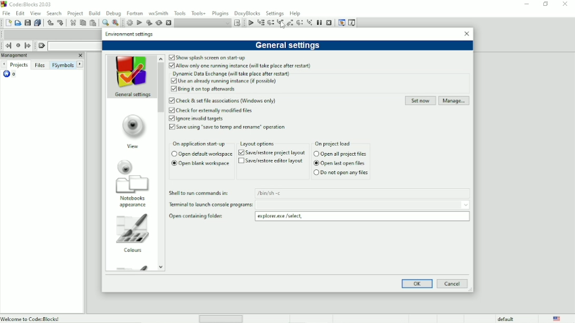  Describe the element at coordinates (270, 161) in the screenshot. I see `Save/Restore editor layout` at that location.